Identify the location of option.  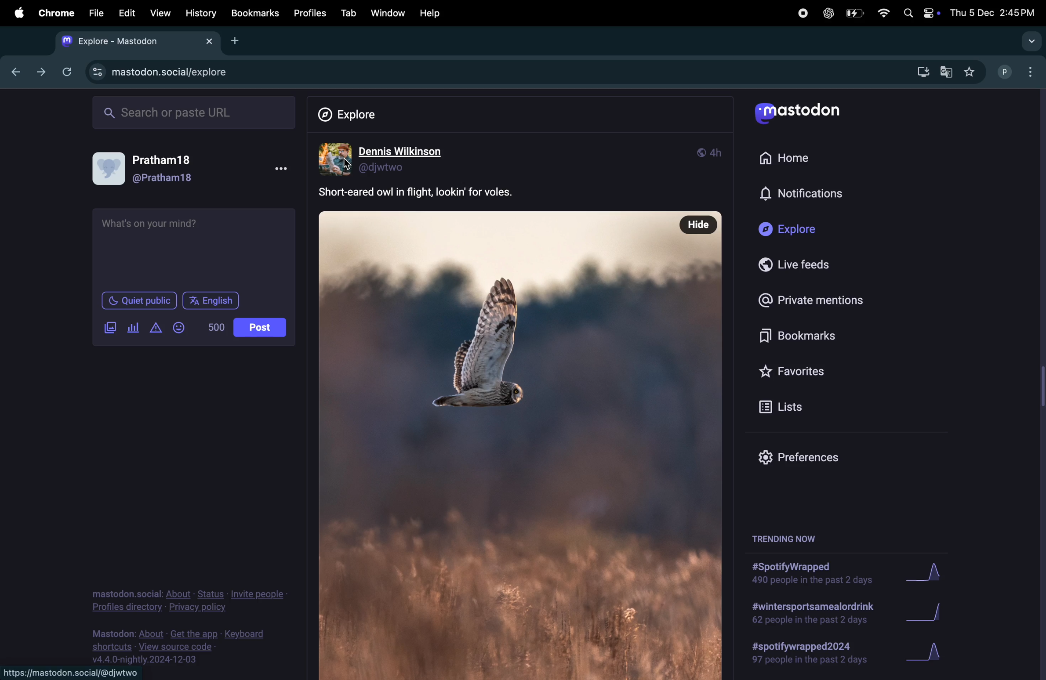
(1030, 42).